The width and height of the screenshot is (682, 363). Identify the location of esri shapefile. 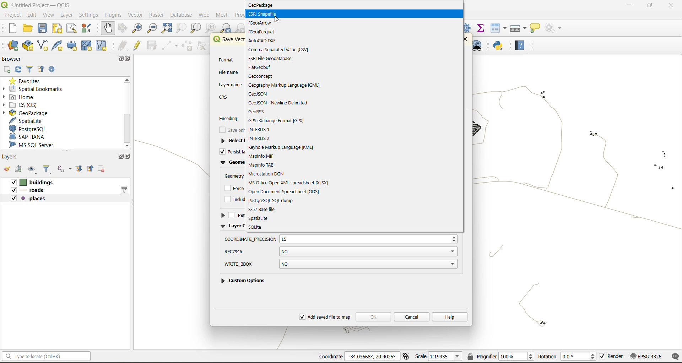
(266, 15).